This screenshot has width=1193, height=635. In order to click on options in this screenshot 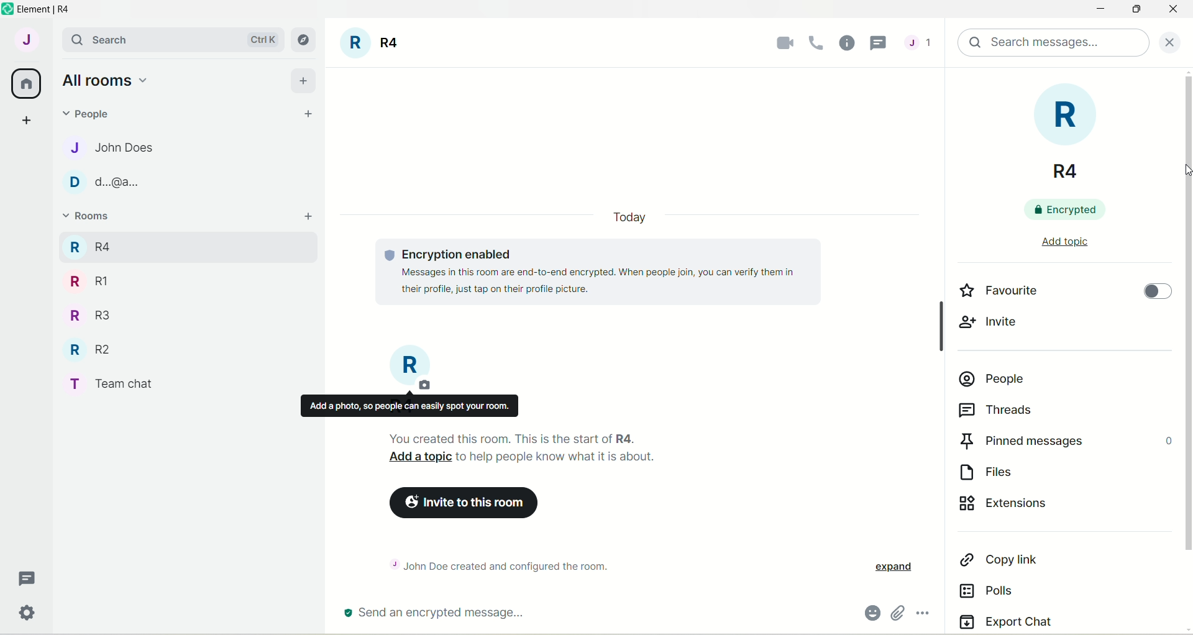, I will do `click(925, 614)`.